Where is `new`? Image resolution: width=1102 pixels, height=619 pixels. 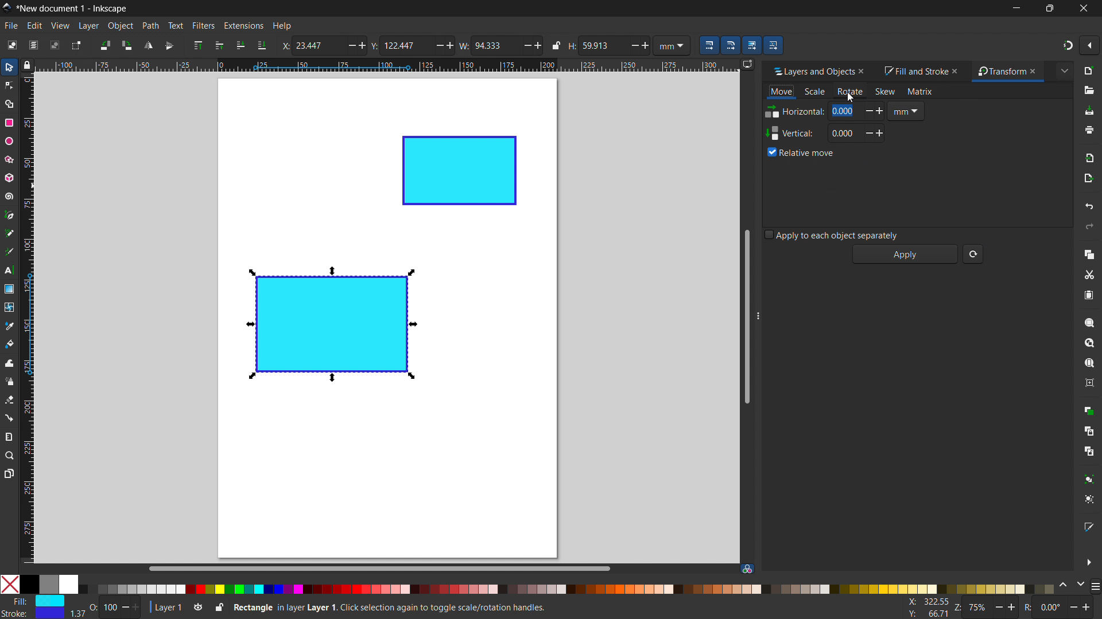
new is located at coordinates (1090, 70).